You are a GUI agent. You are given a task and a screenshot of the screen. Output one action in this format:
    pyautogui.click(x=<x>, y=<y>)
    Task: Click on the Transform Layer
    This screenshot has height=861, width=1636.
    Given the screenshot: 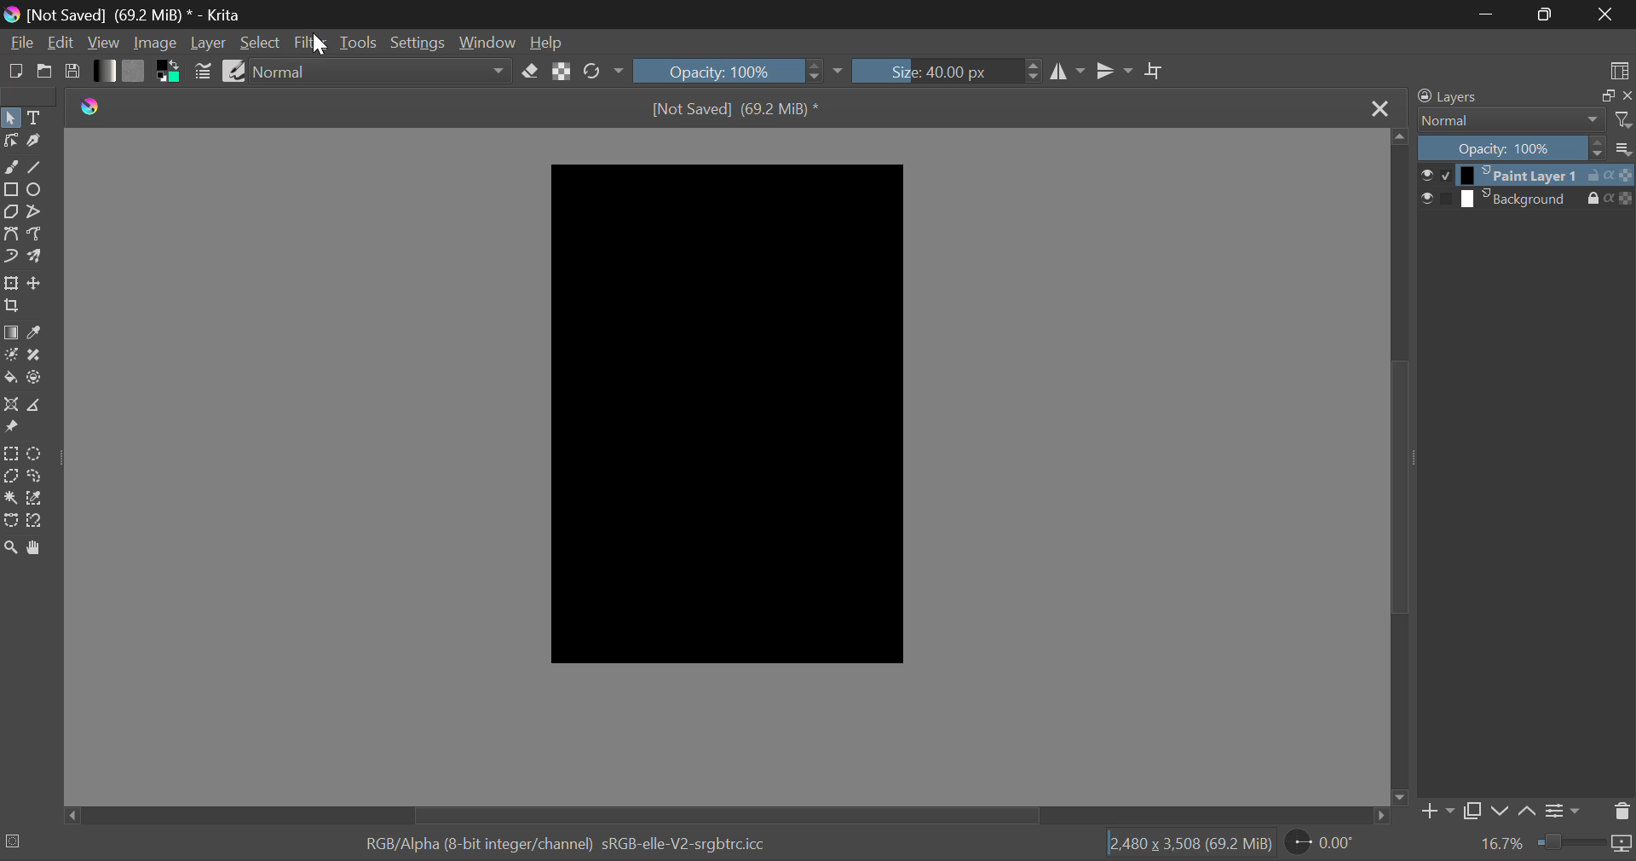 What is the action you would take?
    pyautogui.click(x=11, y=282)
    